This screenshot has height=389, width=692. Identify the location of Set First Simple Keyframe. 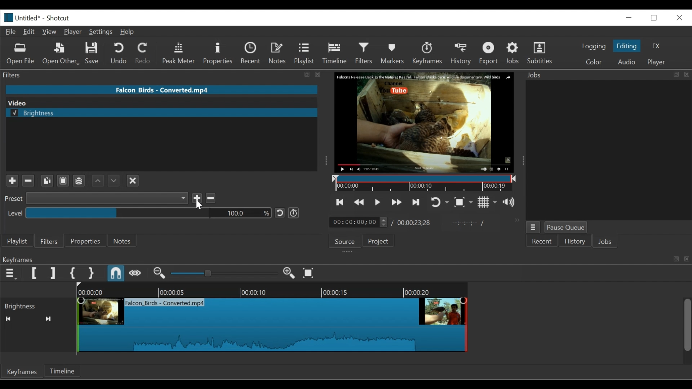
(72, 273).